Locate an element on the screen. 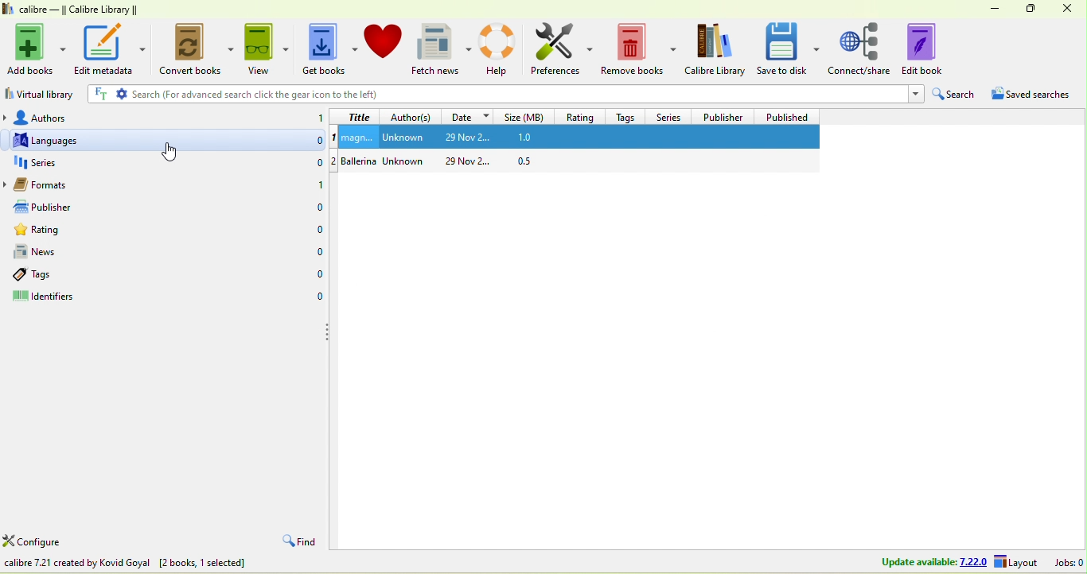 This screenshot has height=574, width=1087. update available 7.22.0 is located at coordinates (932, 562).